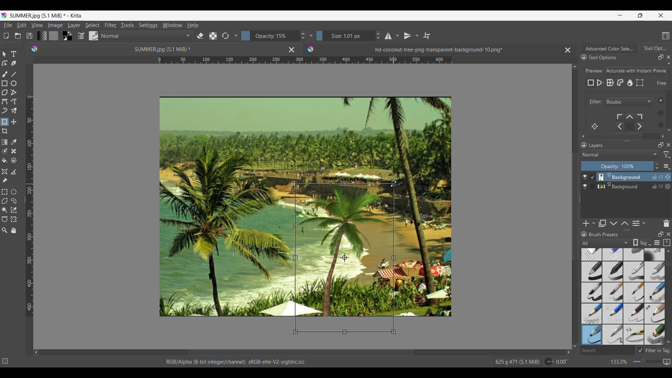 This screenshot has height=378, width=672. I want to click on Preserve alpha, so click(213, 36).